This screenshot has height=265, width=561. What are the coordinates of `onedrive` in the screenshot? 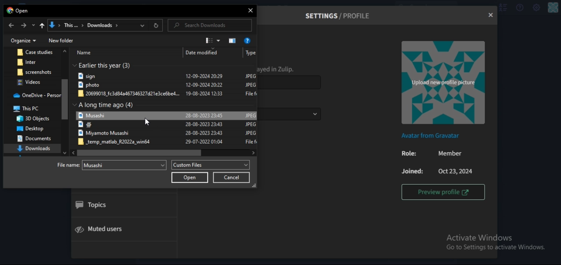 It's located at (37, 96).